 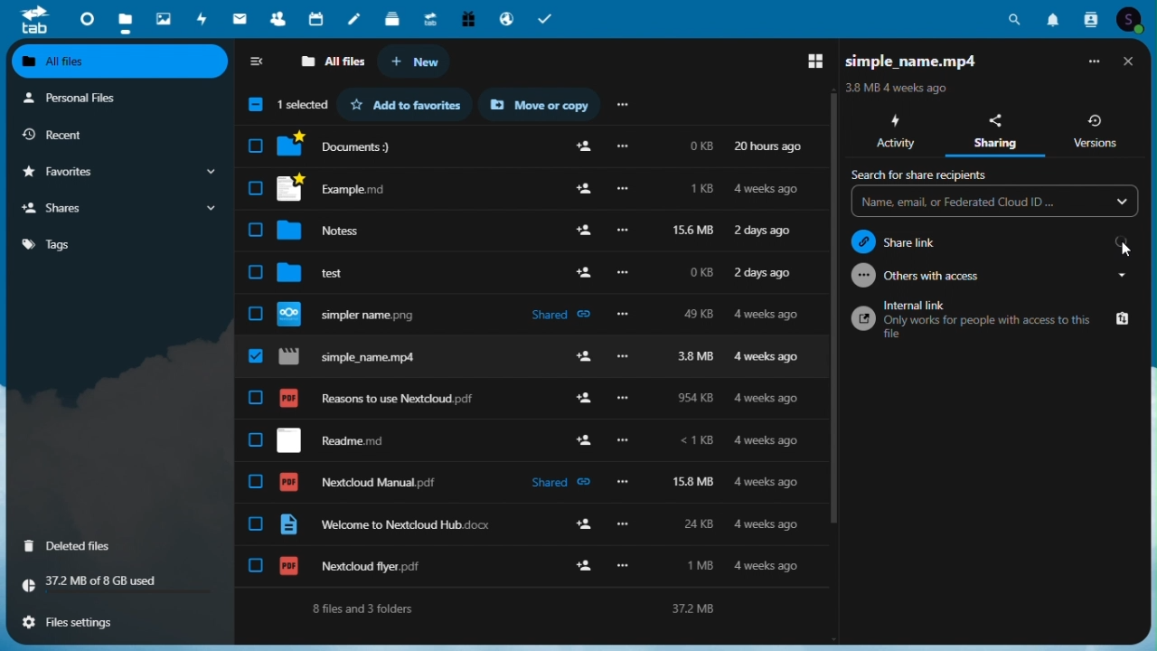 I want to click on Last modified date, so click(x=899, y=87).